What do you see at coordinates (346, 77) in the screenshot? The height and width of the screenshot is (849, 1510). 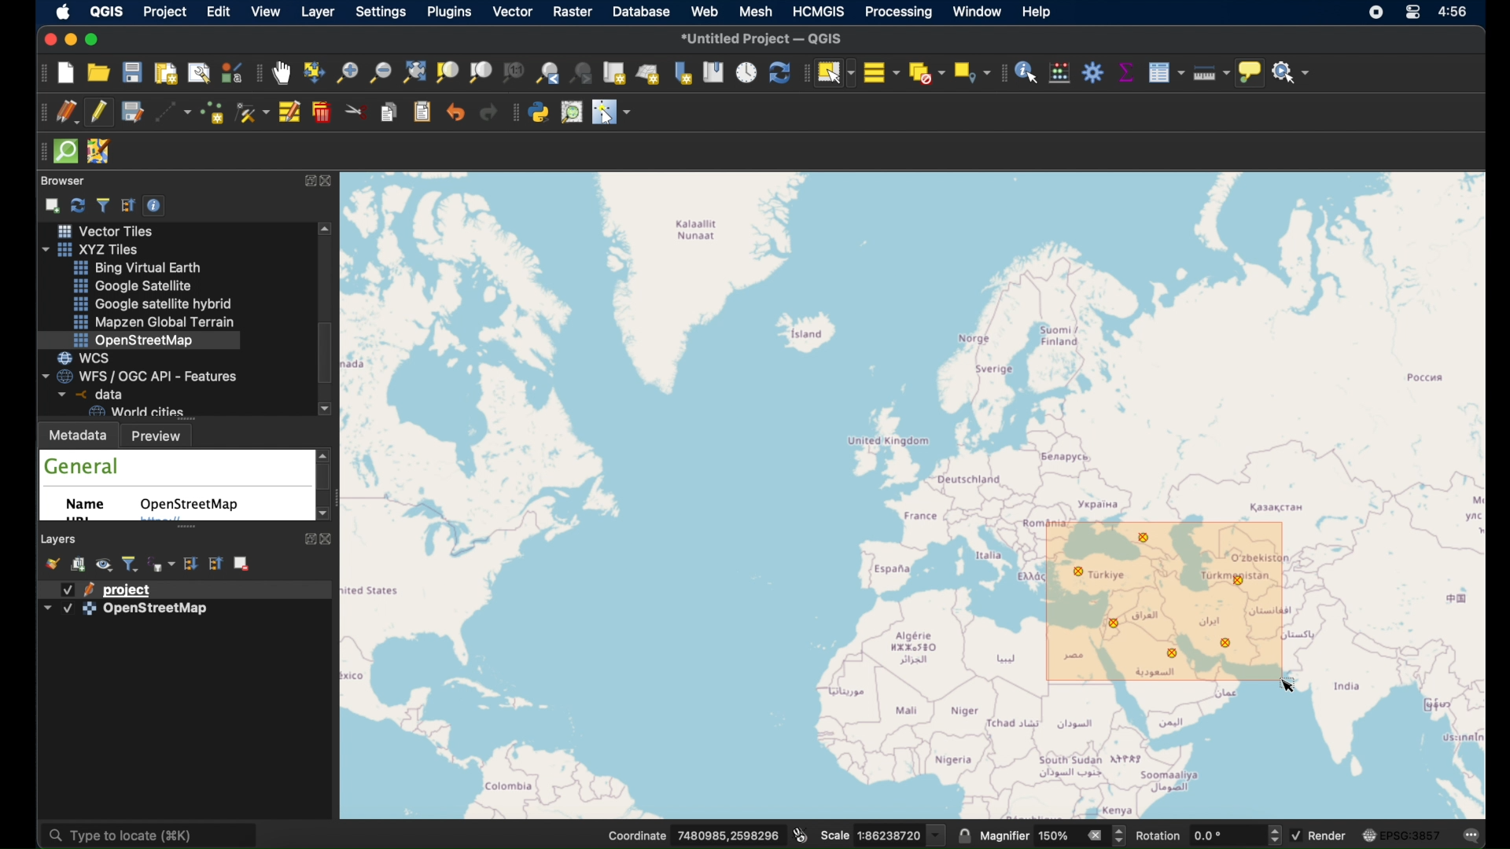 I see `zoom in` at bounding box center [346, 77].